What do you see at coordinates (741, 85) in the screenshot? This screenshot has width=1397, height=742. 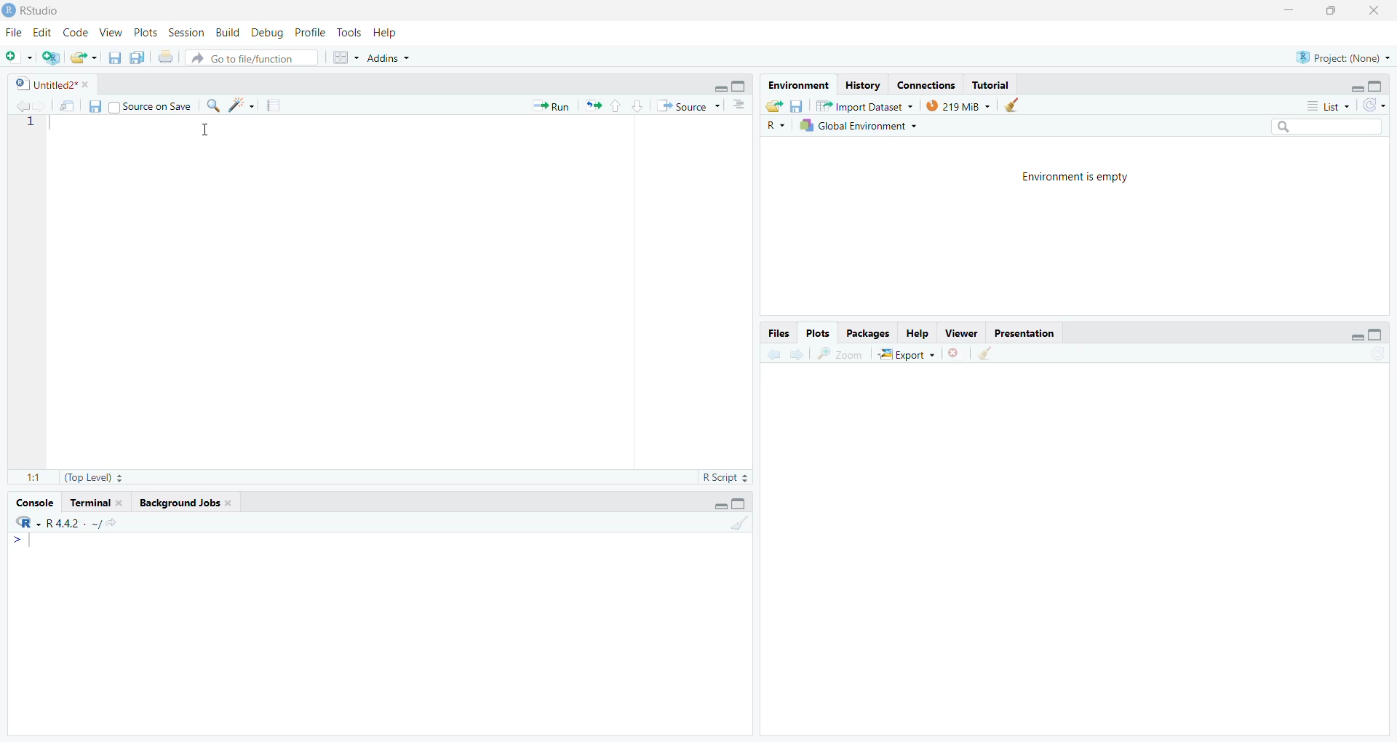 I see `Full height` at bounding box center [741, 85].